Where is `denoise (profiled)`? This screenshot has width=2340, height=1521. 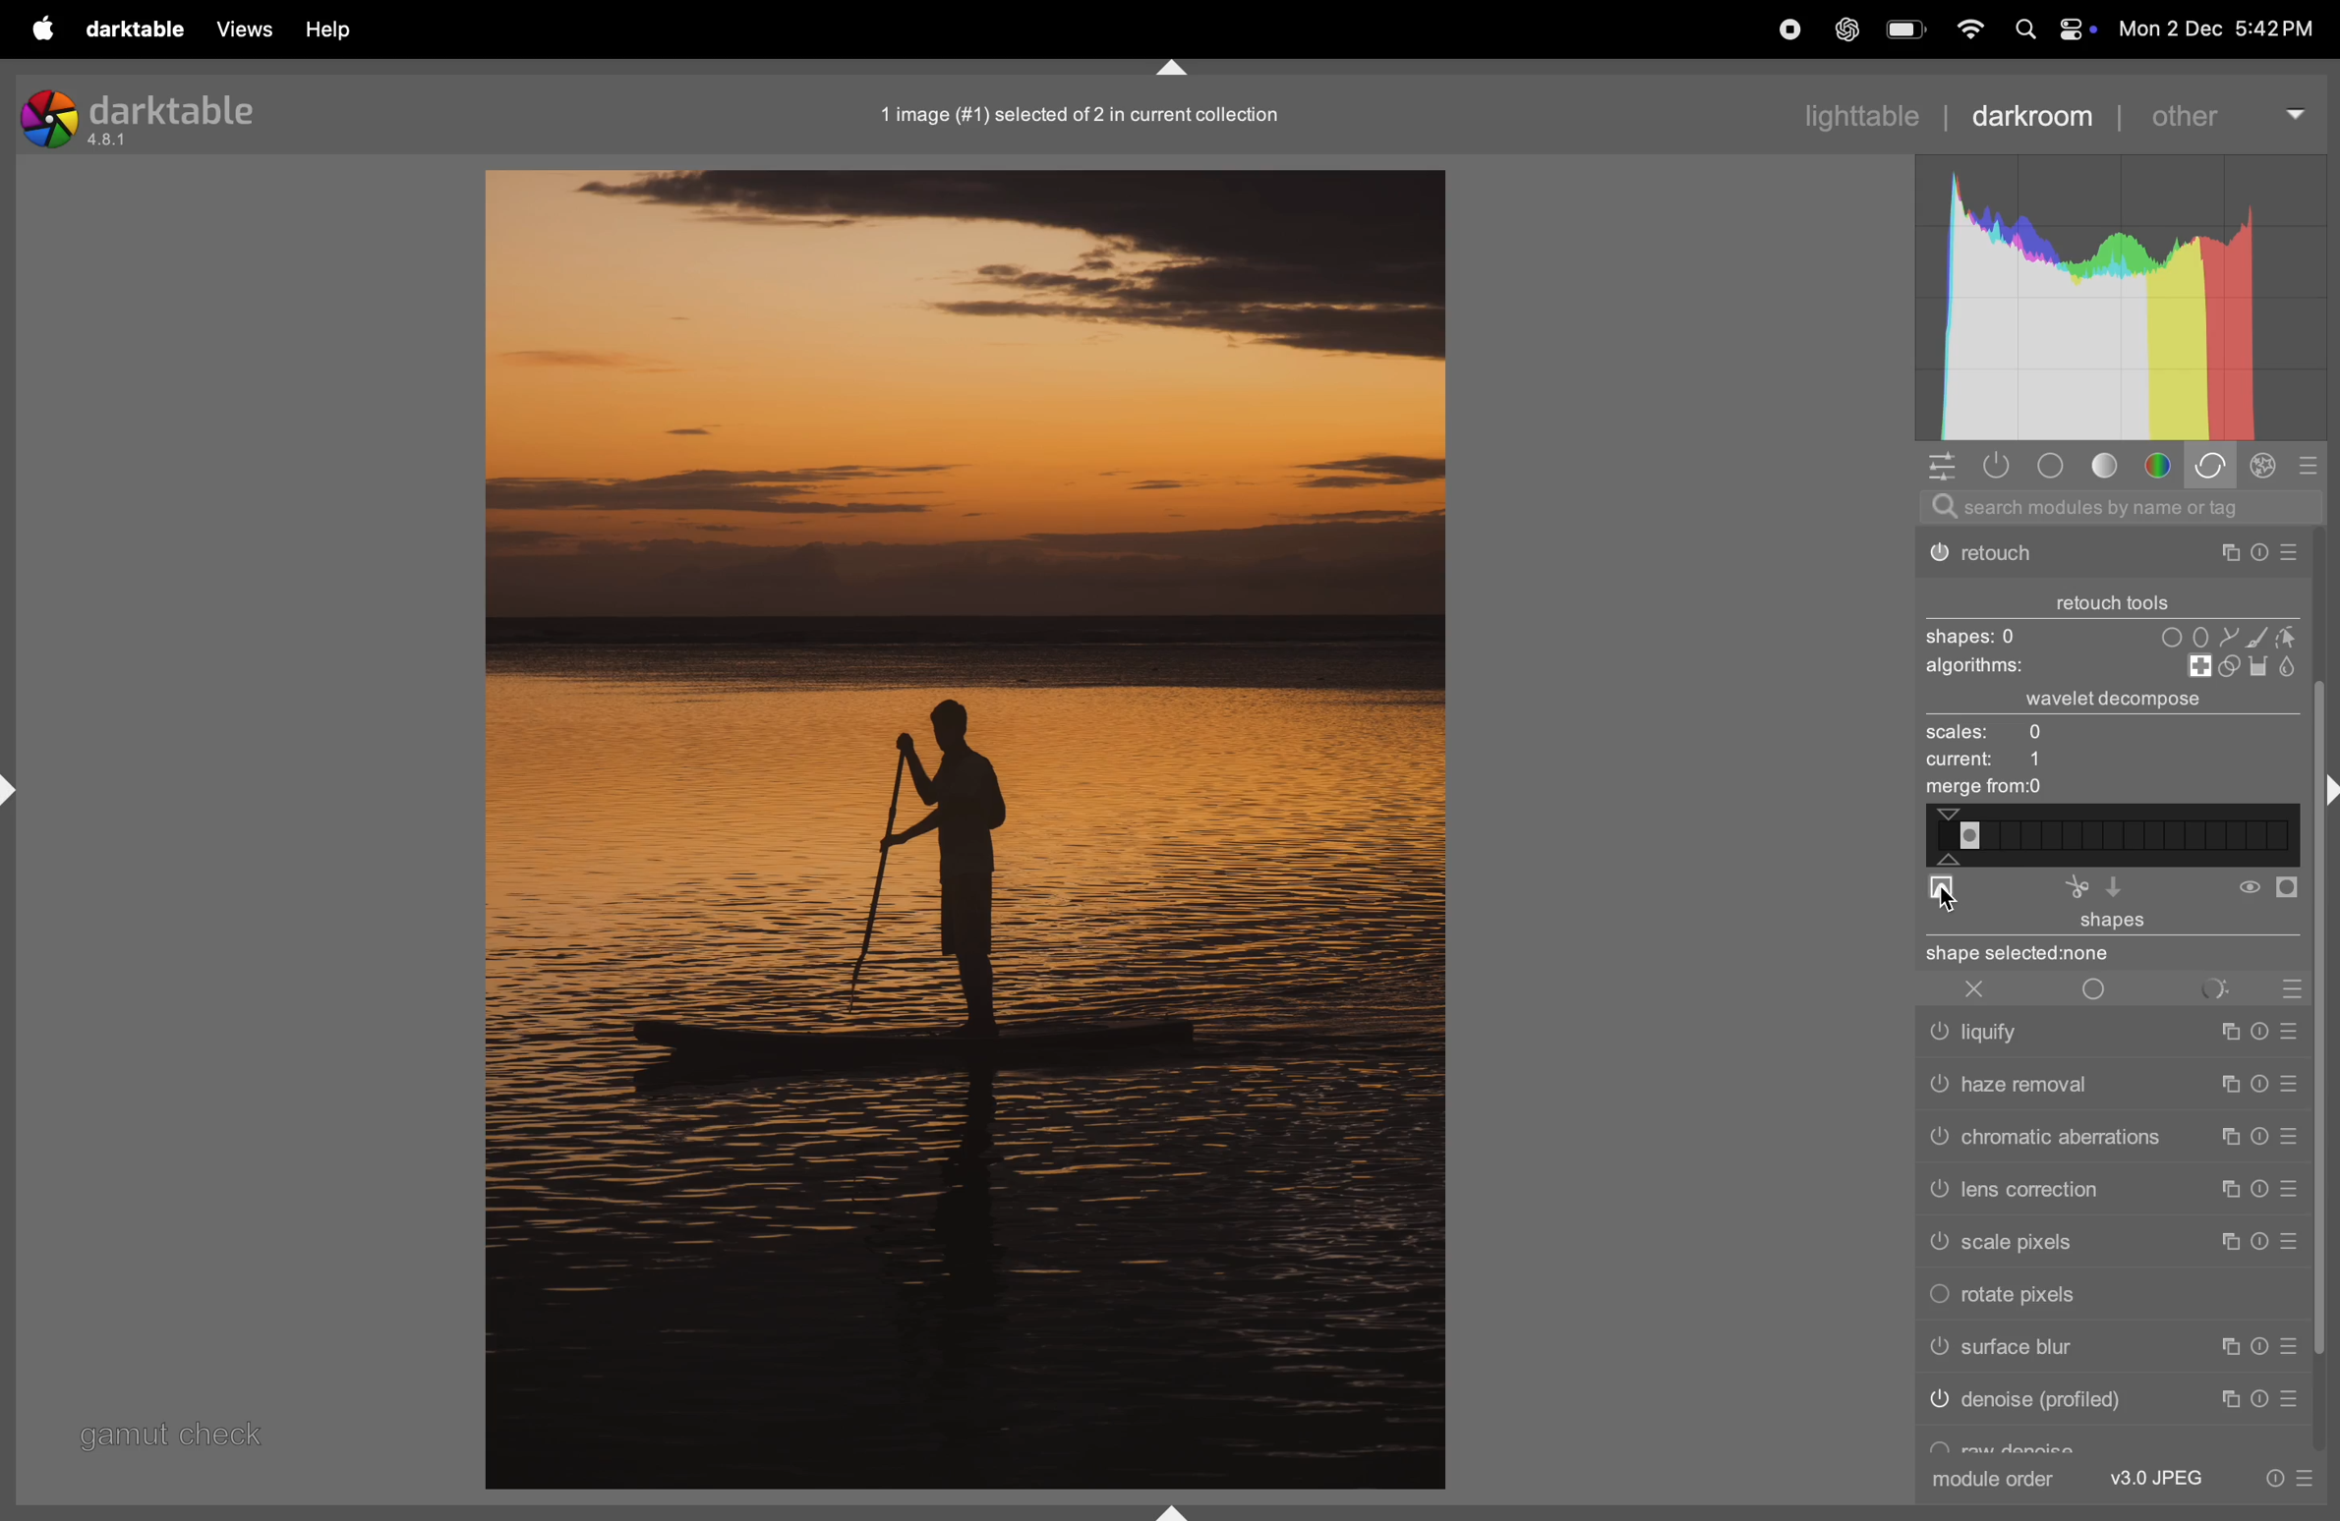
denoise (profiled) is located at coordinates (2118, 1400).